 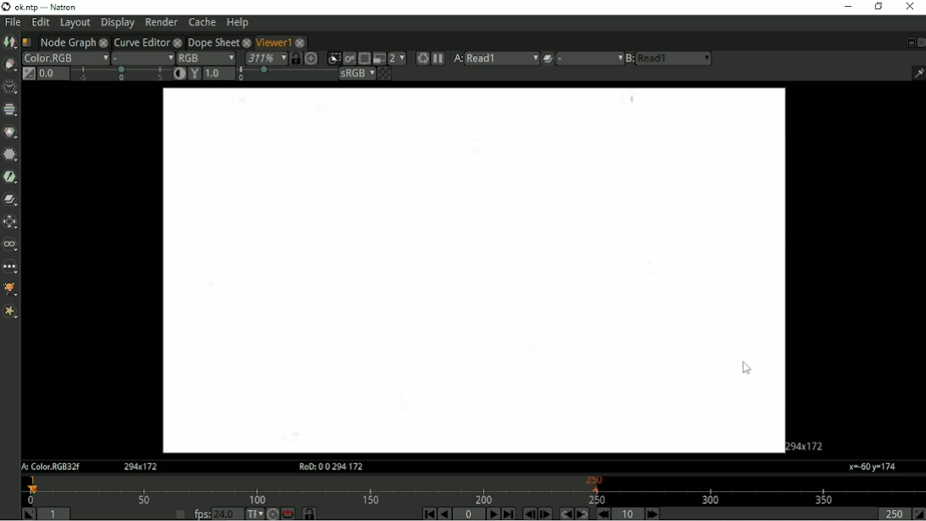 What do you see at coordinates (589, 59) in the screenshot?
I see `menu` at bounding box center [589, 59].